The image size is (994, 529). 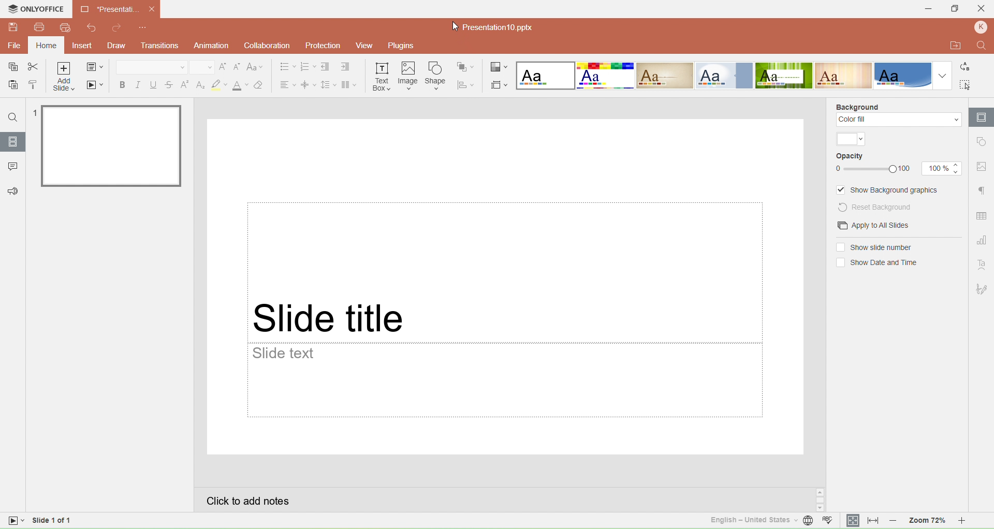 I want to click on 0, so click(x=837, y=169).